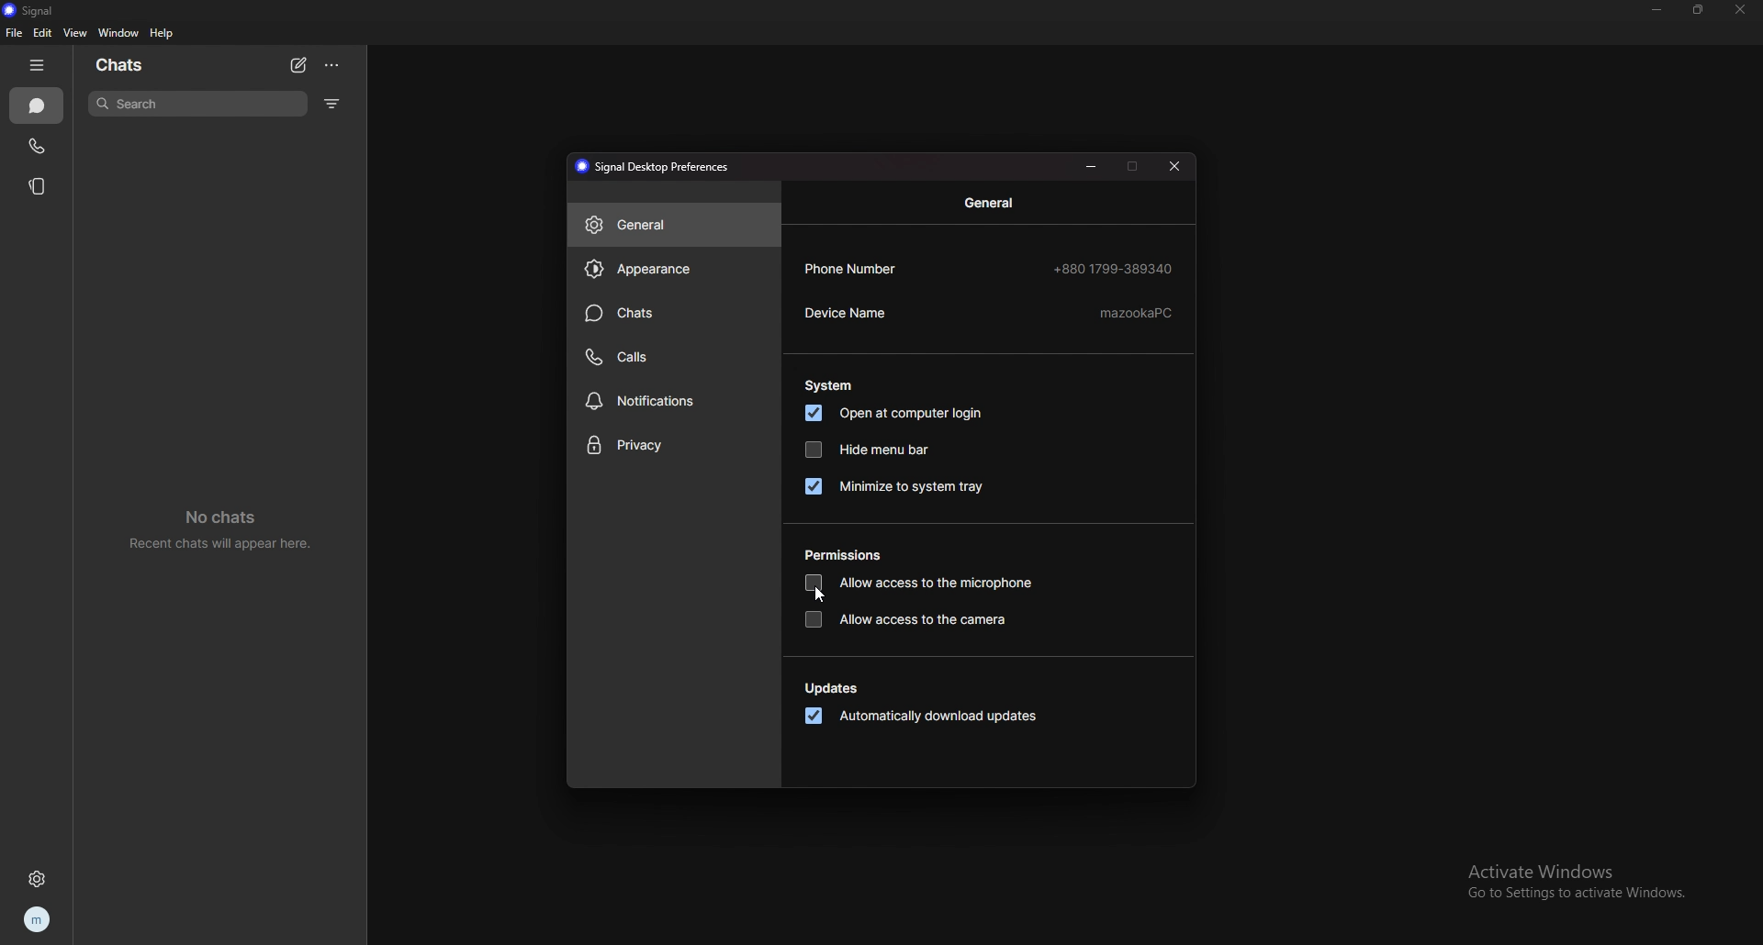  Describe the element at coordinates (14, 33) in the screenshot. I see `file` at that location.